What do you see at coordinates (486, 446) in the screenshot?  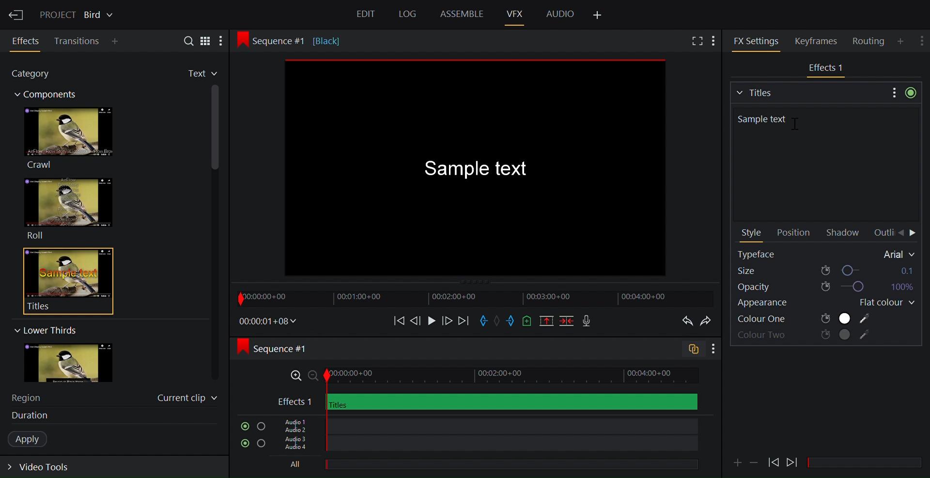 I see `Audio Track 3, Audio Track 4` at bounding box center [486, 446].